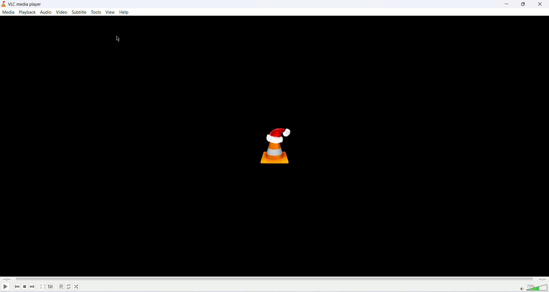 The width and height of the screenshot is (549, 292). I want to click on progress bar, so click(274, 279).